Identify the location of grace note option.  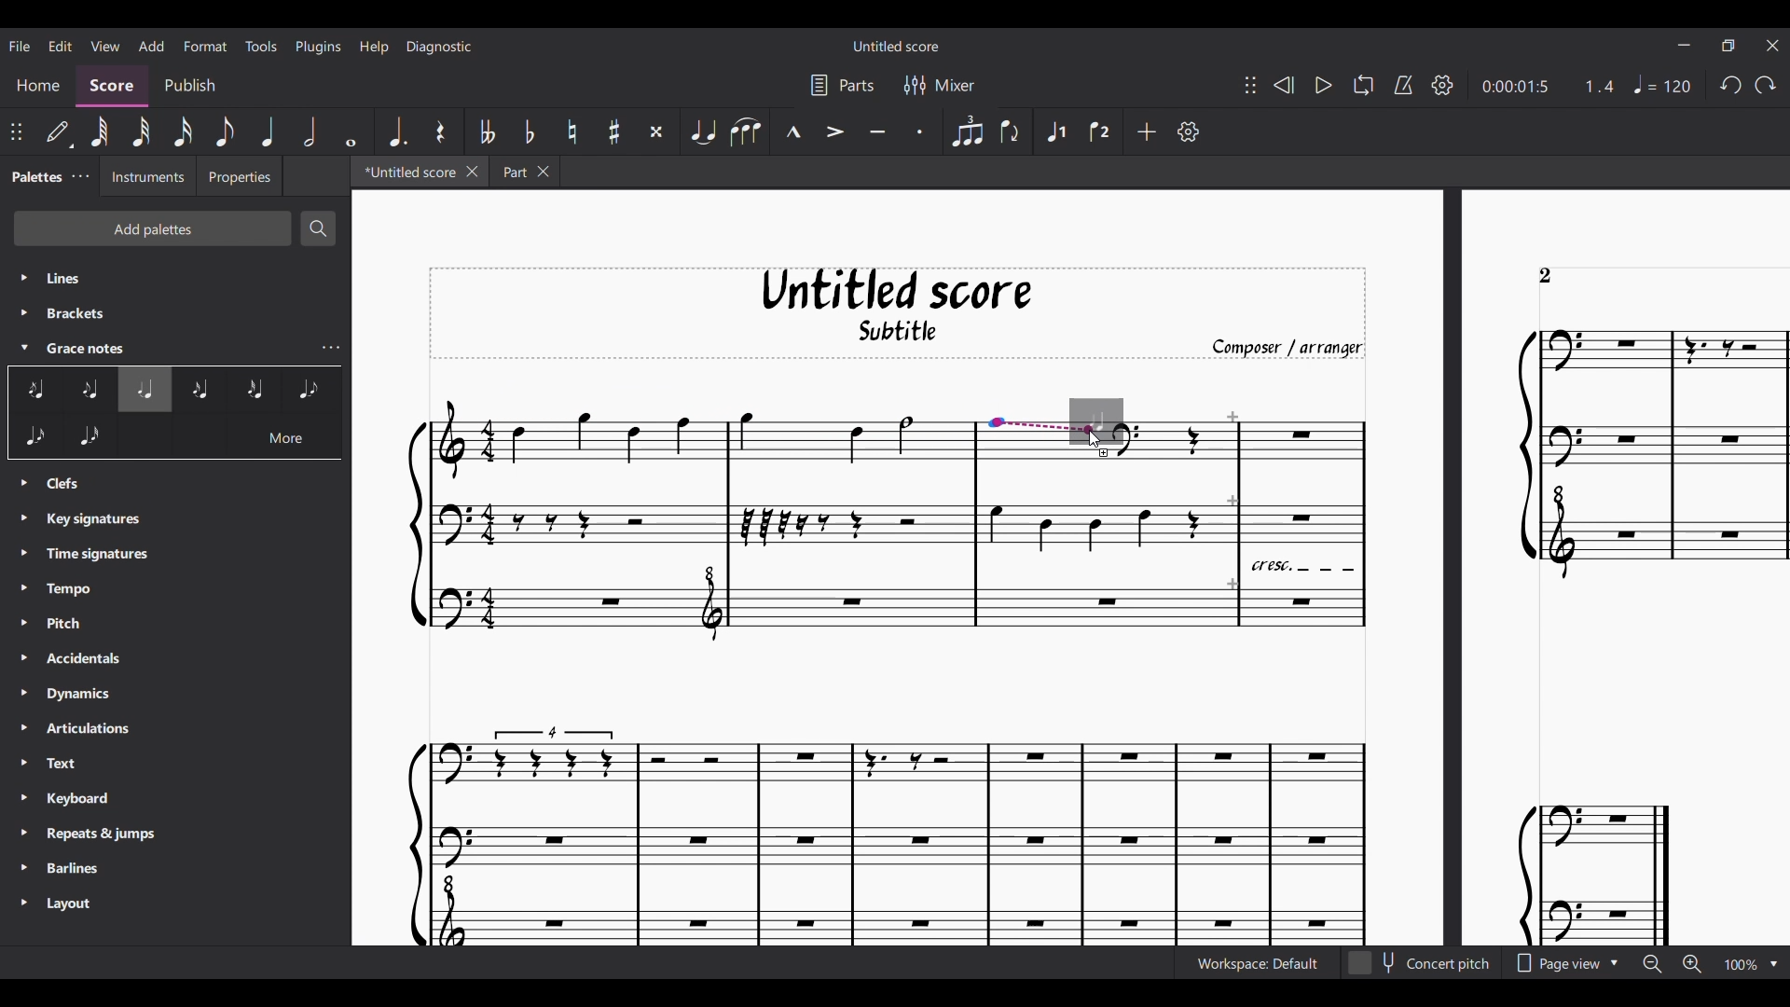
(62, 392).